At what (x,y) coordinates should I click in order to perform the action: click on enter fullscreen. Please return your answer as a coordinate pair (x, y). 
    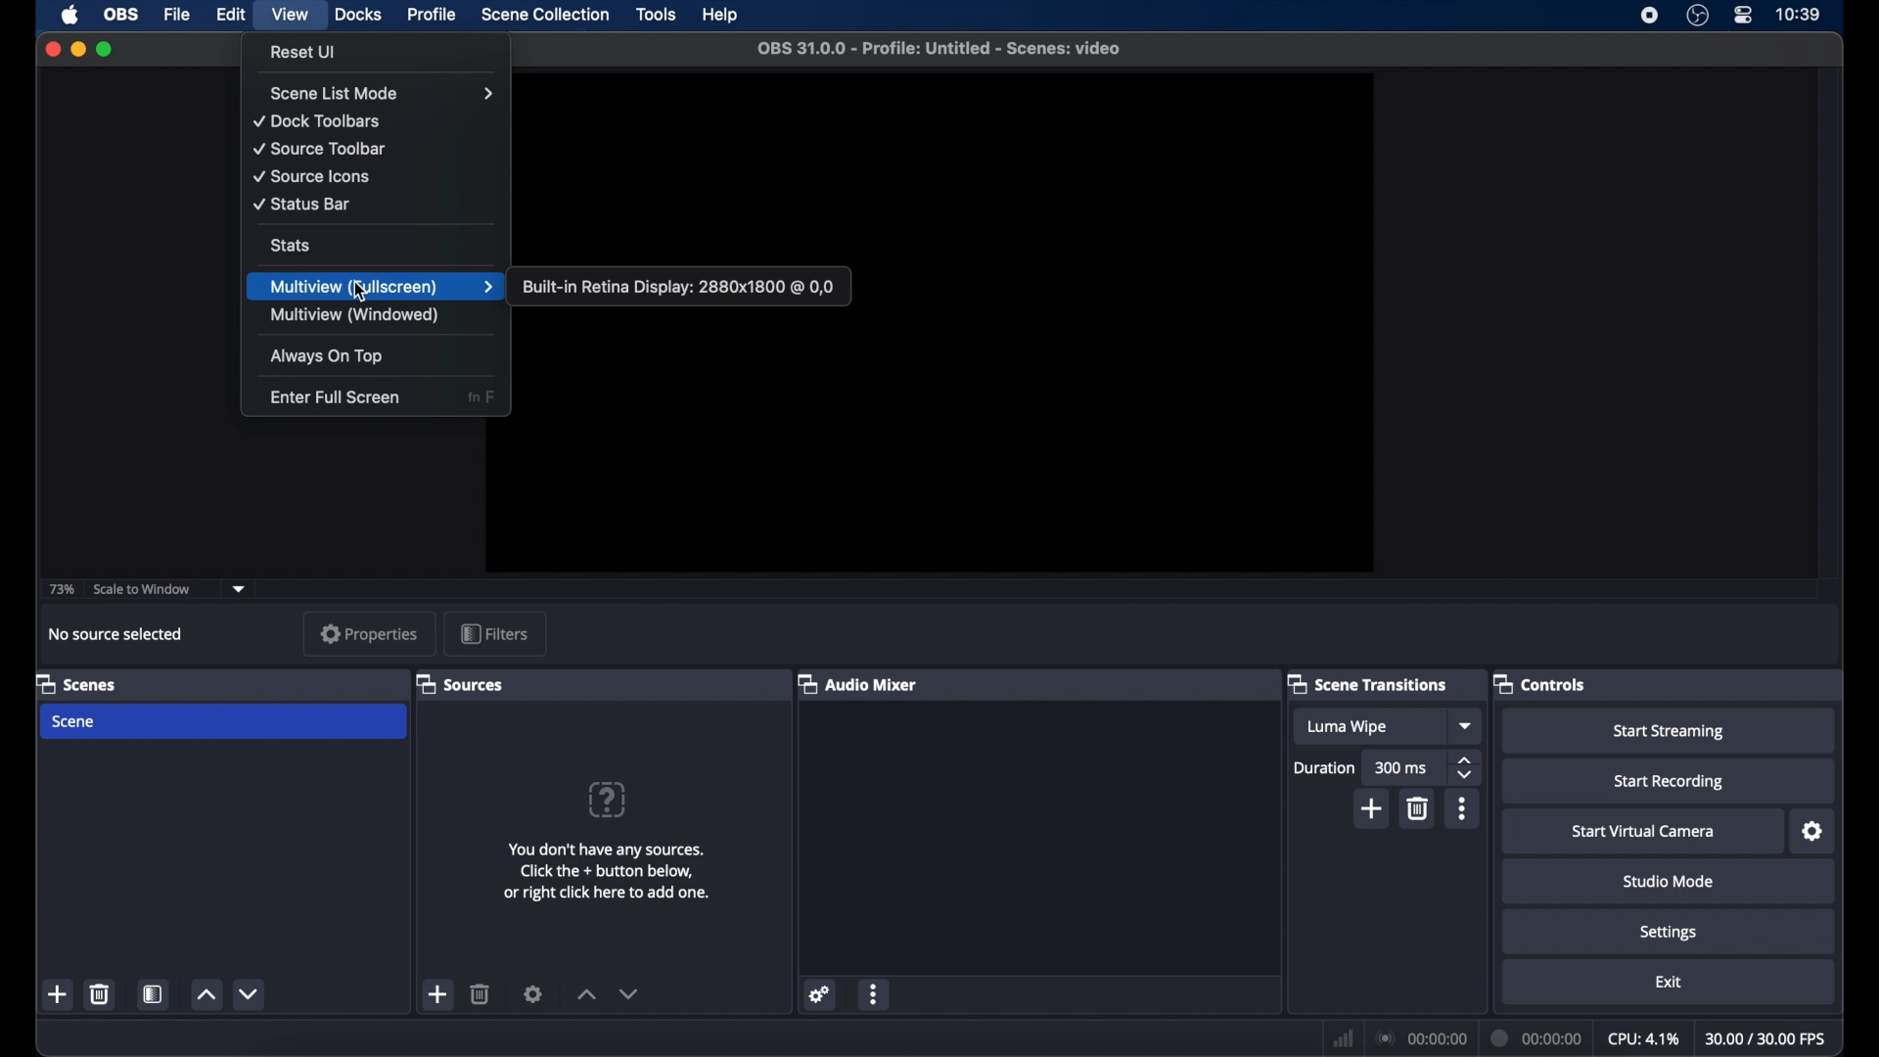
    Looking at the image, I should click on (335, 398).